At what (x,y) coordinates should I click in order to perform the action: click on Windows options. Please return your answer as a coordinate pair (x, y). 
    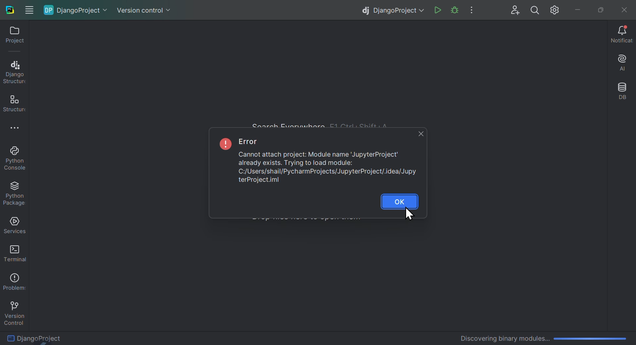
    Looking at the image, I should click on (28, 8).